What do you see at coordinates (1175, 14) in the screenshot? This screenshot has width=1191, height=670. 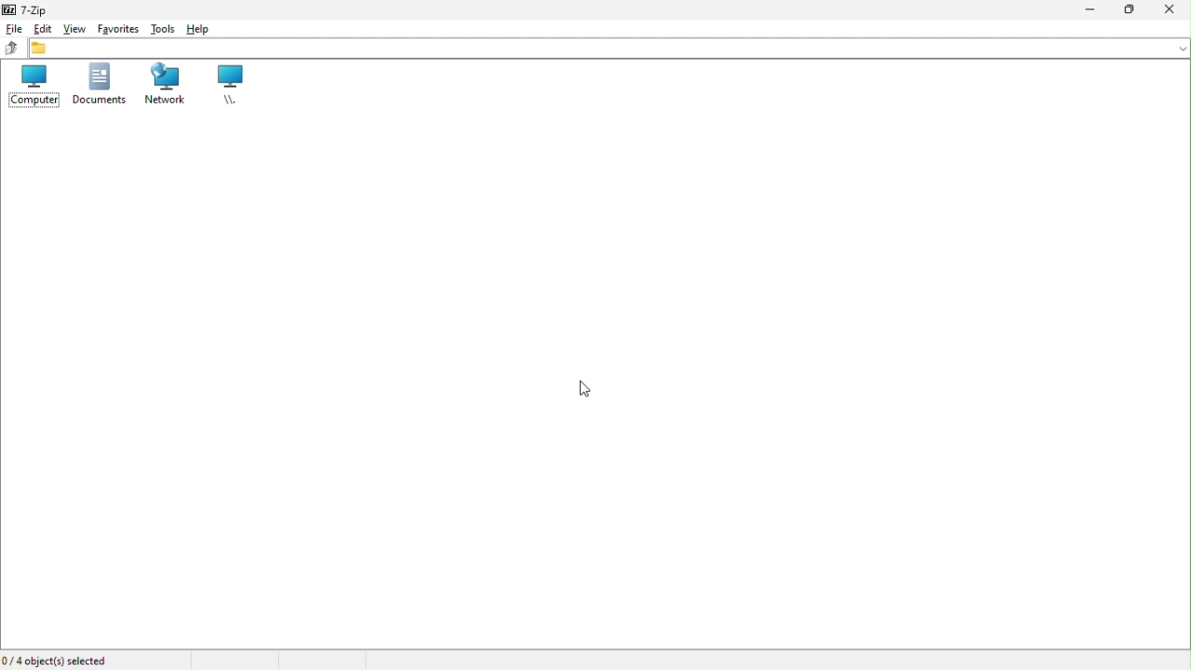 I see `Close` at bounding box center [1175, 14].